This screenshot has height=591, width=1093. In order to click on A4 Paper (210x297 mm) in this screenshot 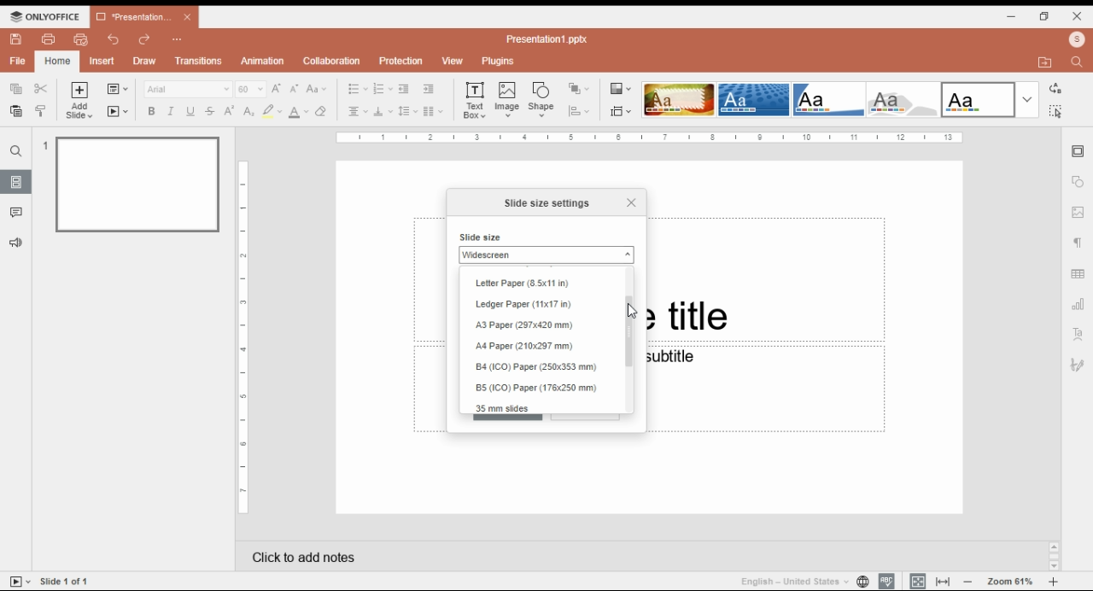, I will do `click(528, 347)`.